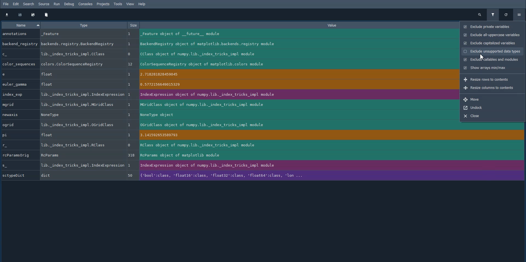  What do you see at coordinates (492, 27) in the screenshot?
I see `Exclude Private variable` at bounding box center [492, 27].